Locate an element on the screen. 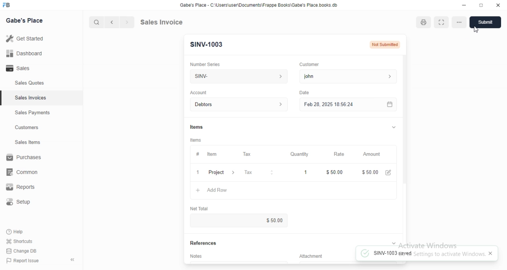 This screenshot has width=507, height=270. Feb 28, 2025 18:56:24. is located at coordinates (347, 104).